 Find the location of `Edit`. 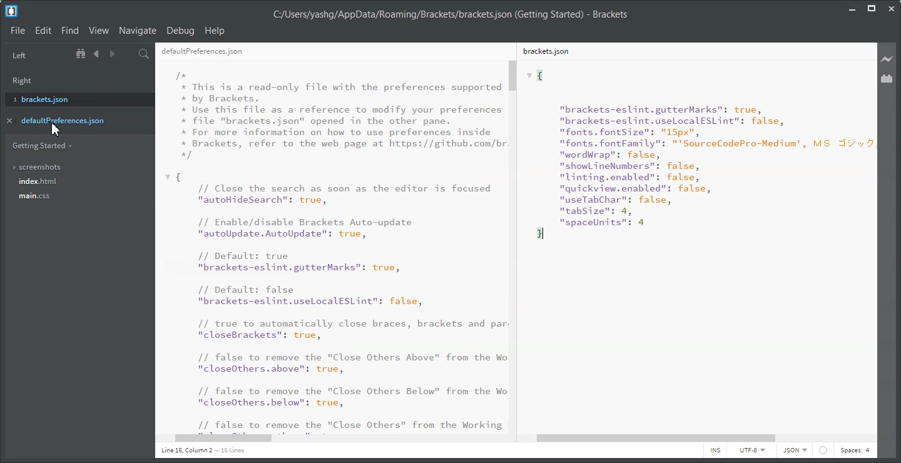

Edit is located at coordinates (44, 31).